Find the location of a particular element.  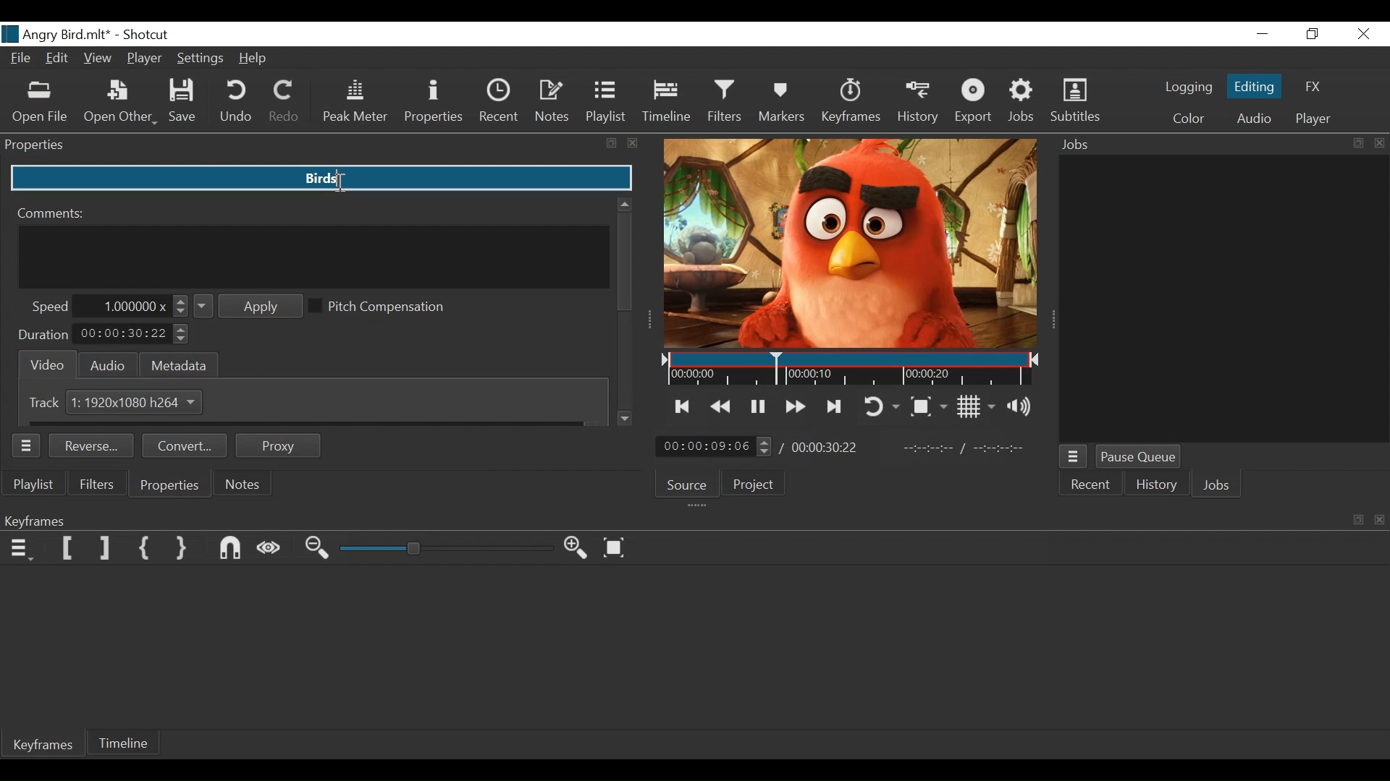

Toggle play or pause is located at coordinates (758, 406).